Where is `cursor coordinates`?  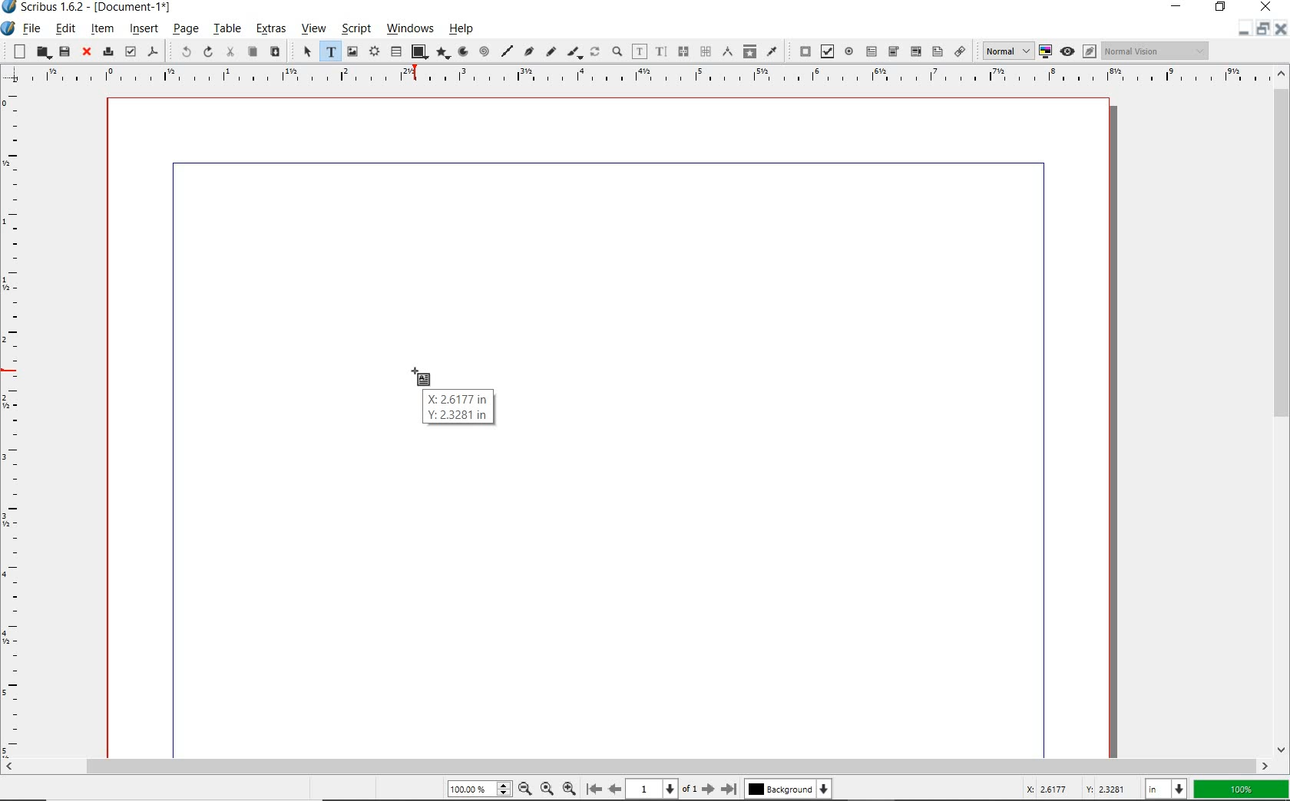 cursor coordinates is located at coordinates (1075, 789).